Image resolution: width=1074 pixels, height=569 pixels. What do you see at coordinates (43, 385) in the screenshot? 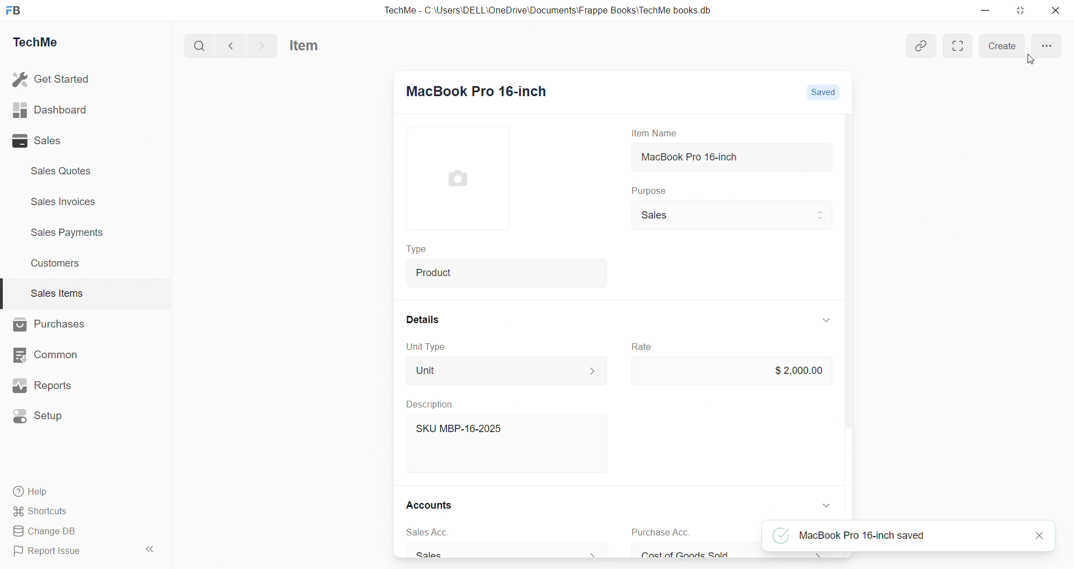
I see `Reports` at bounding box center [43, 385].